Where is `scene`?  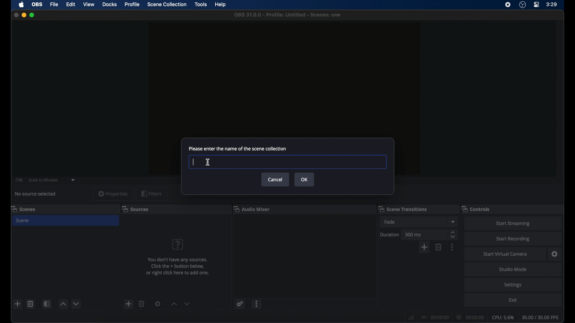 scene is located at coordinates (23, 220).